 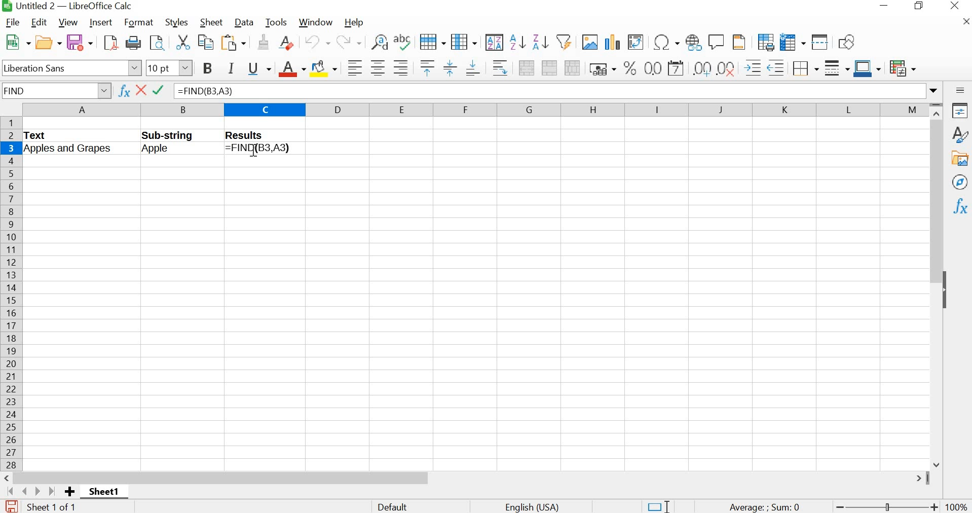 I want to click on cut, so click(x=182, y=42).